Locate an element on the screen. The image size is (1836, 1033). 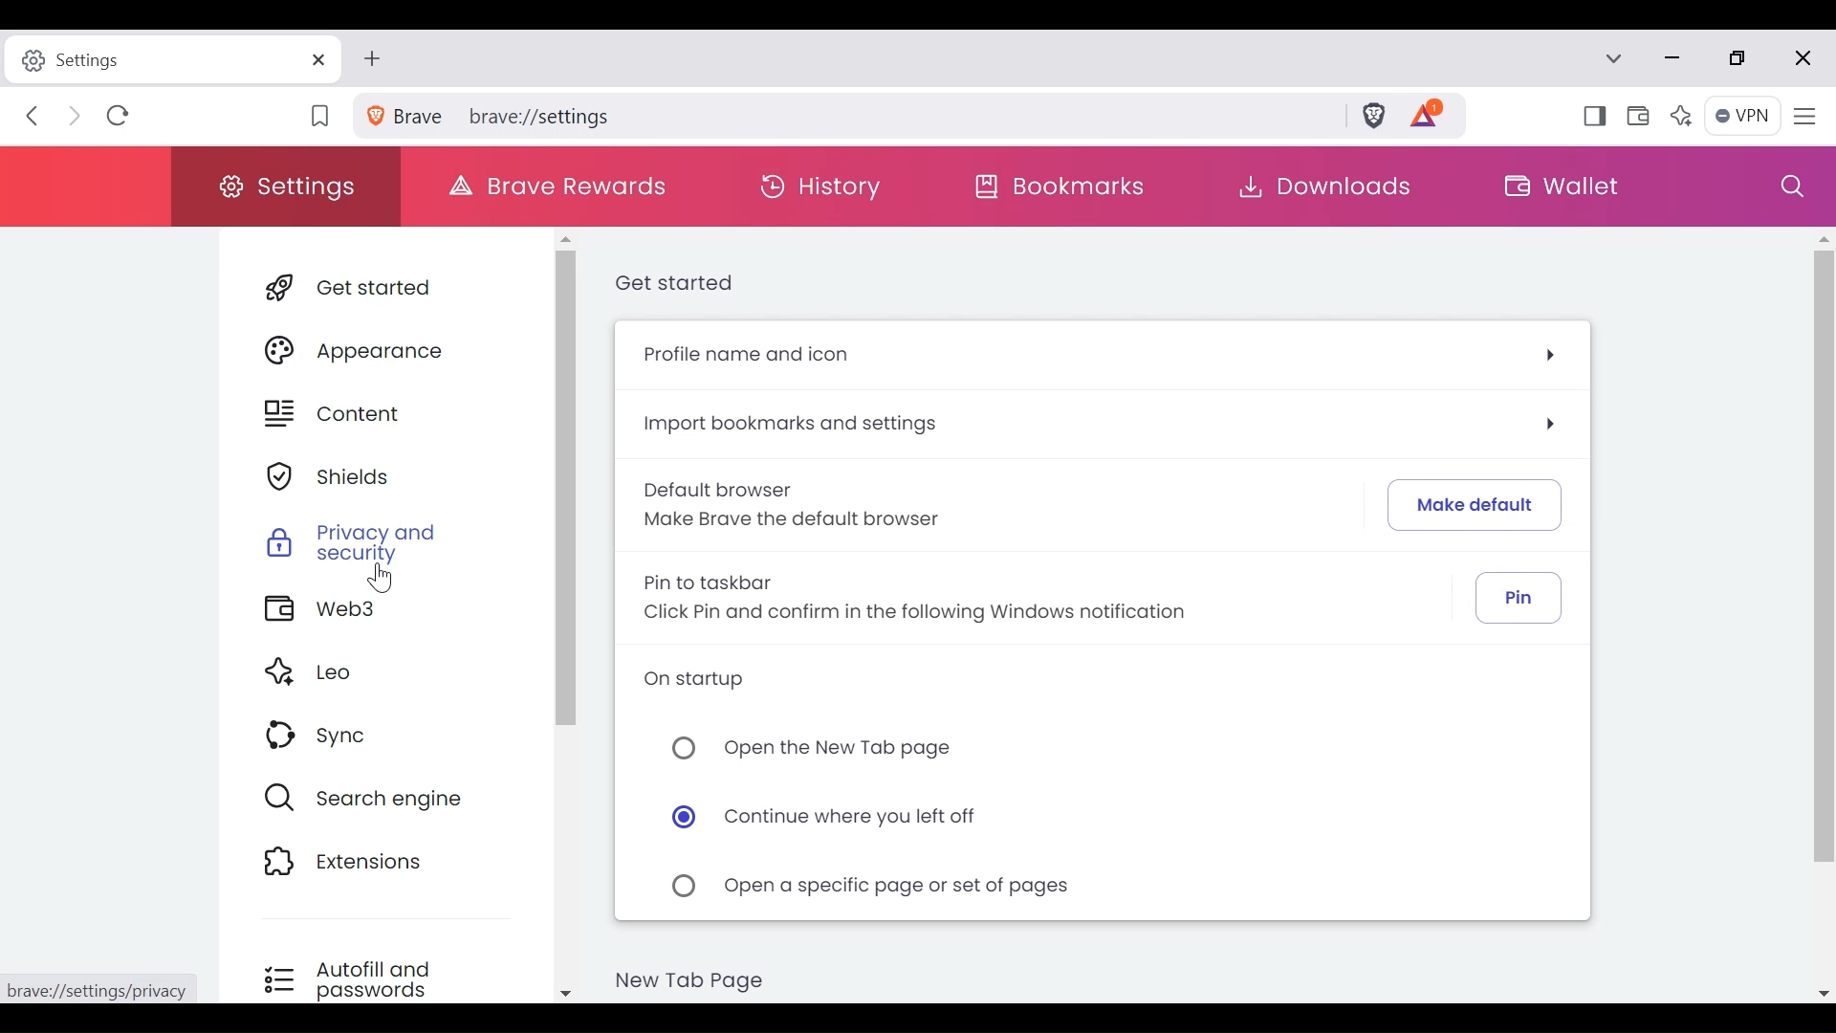
Brave Rewards is located at coordinates (559, 183).